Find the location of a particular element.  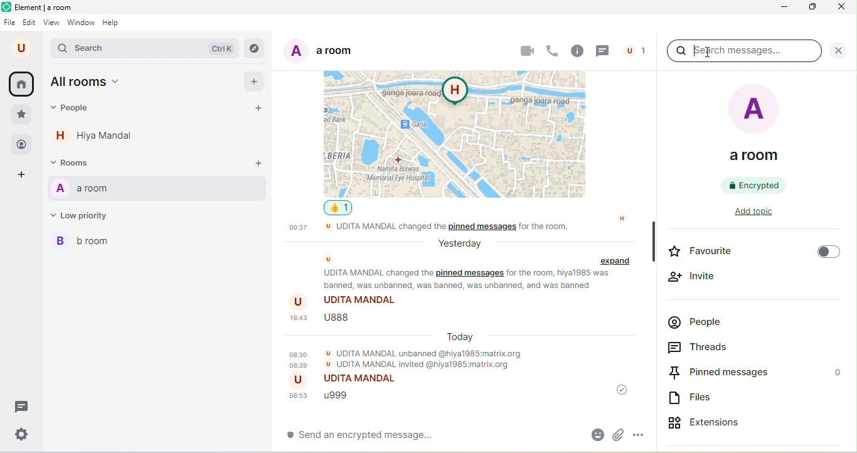

u999 is located at coordinates (326, 397).